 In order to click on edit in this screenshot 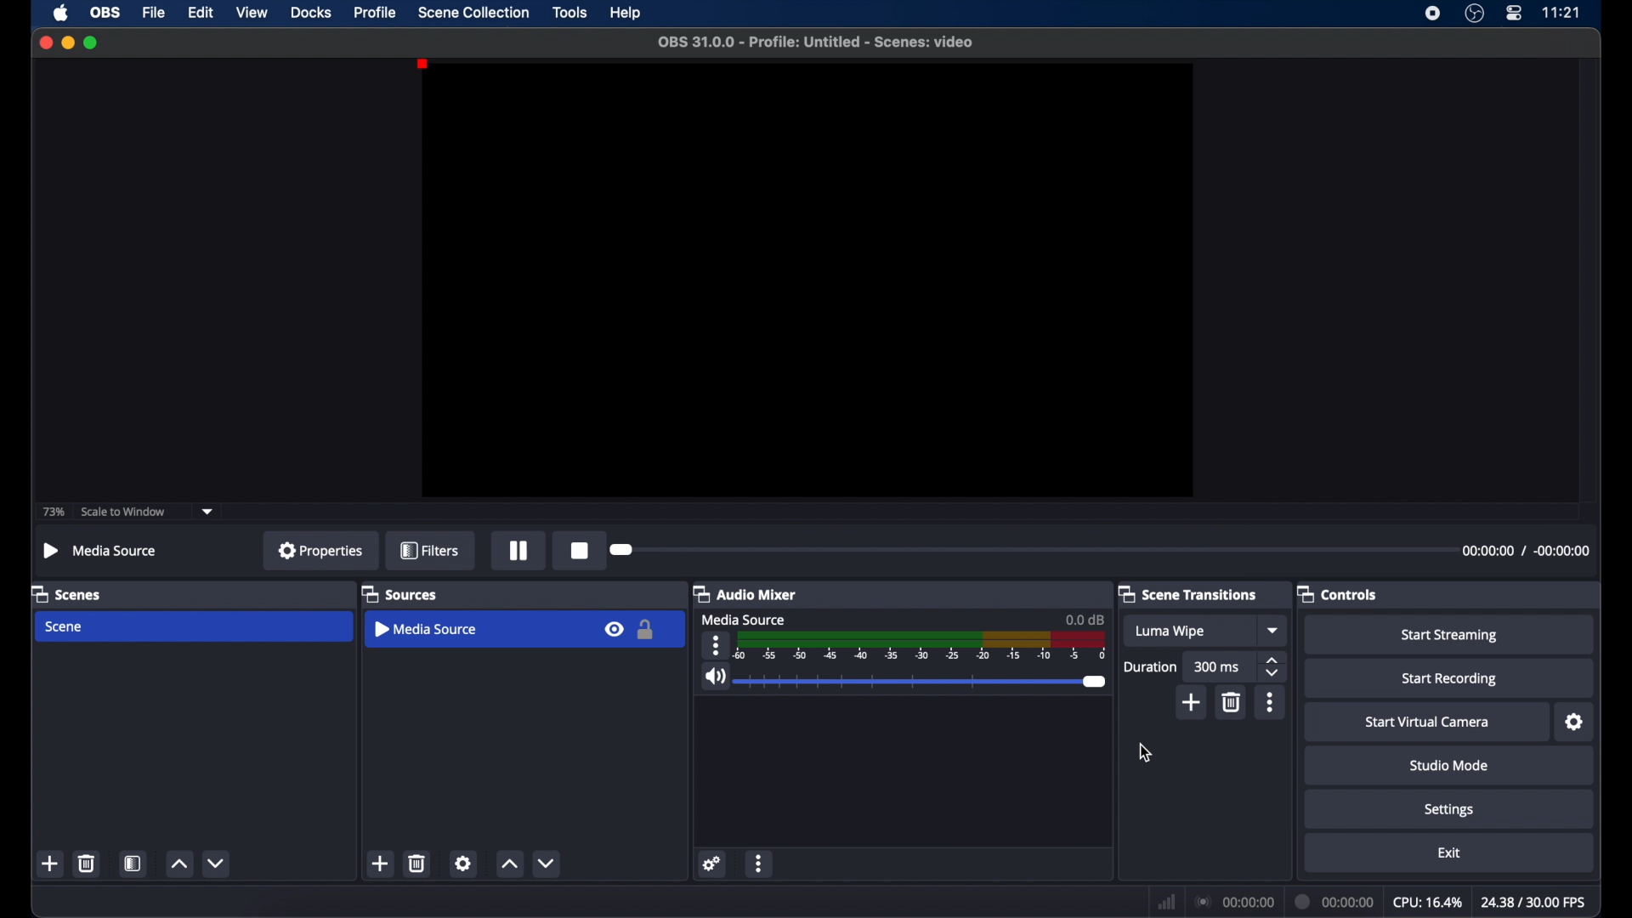, I will do `click(200, 14)`.